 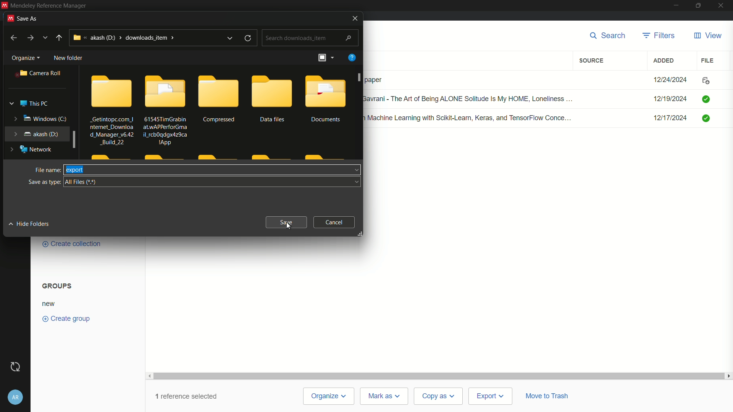 What do you see at coordinates (44, 182) in the screenshot?
I see `save as type` at bounding box center [44, 182].